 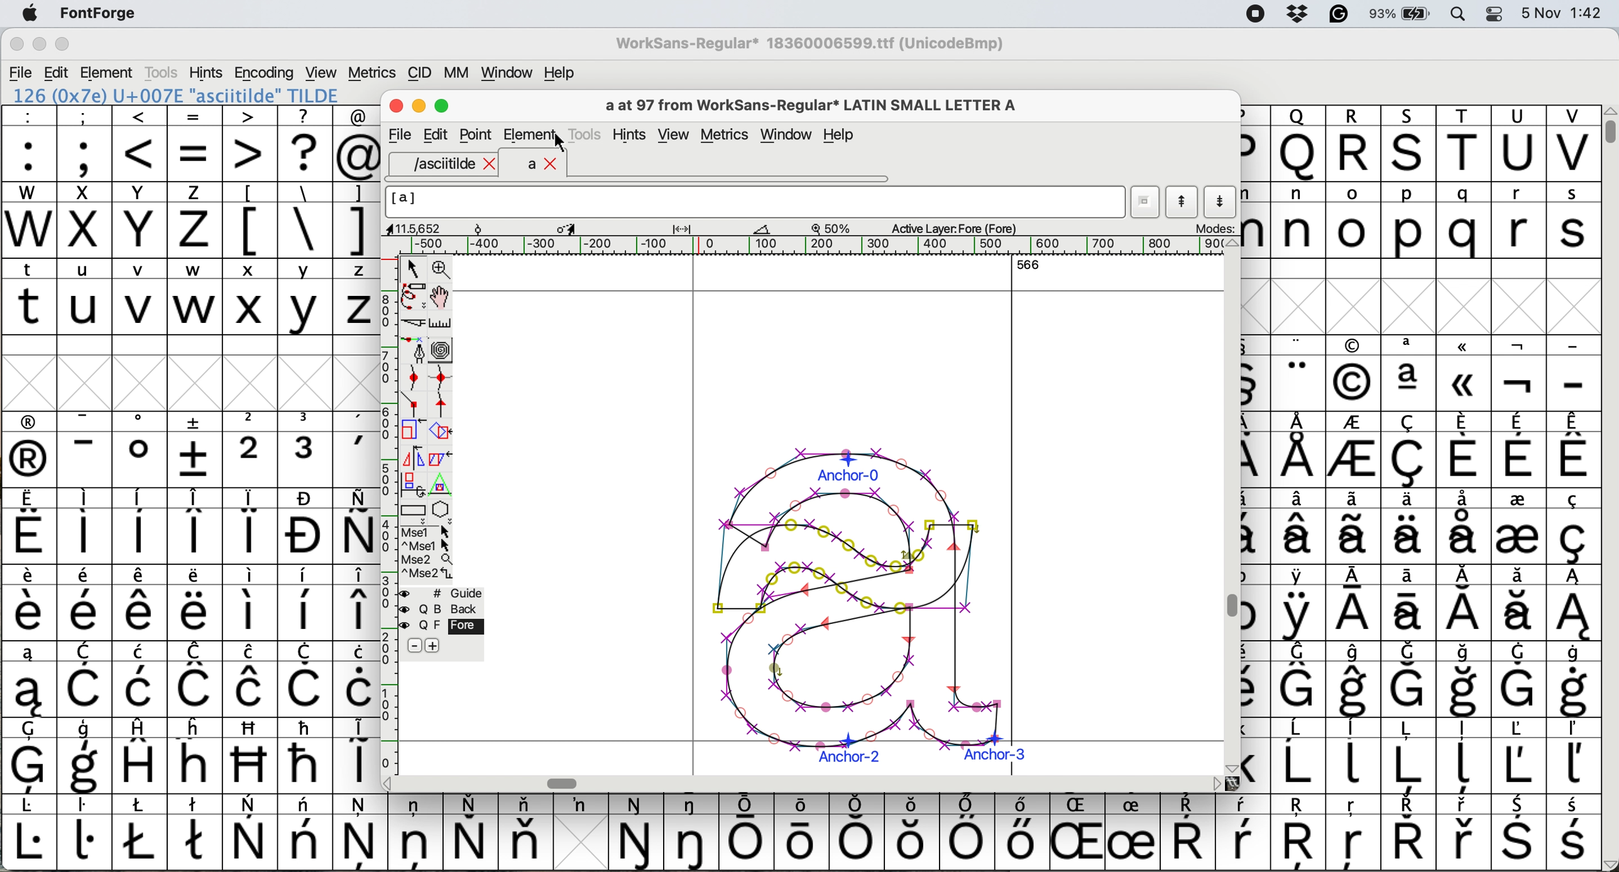 I want to click on symbol, so click(x=27, y=680).